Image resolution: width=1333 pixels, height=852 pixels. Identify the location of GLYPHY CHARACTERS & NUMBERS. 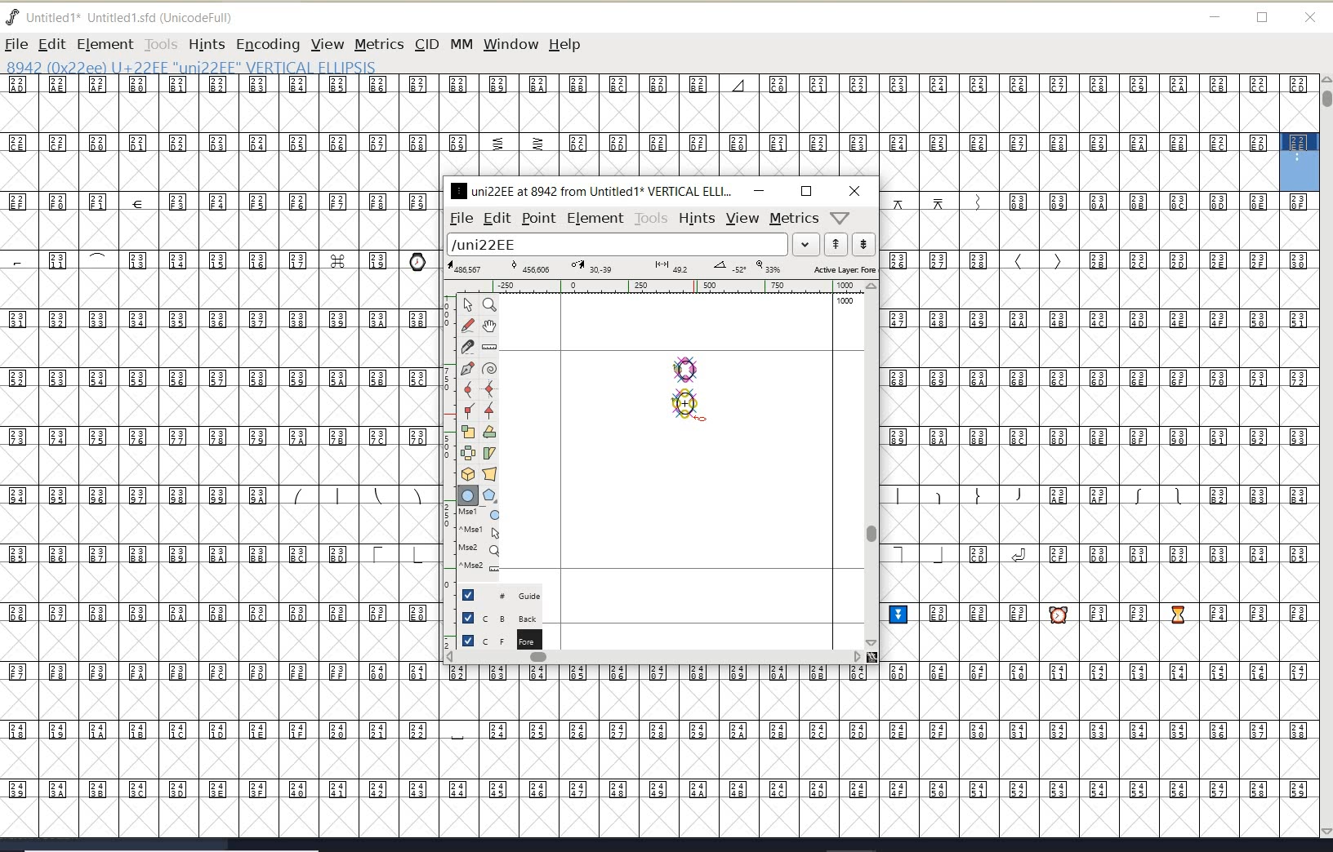
(442, 750).